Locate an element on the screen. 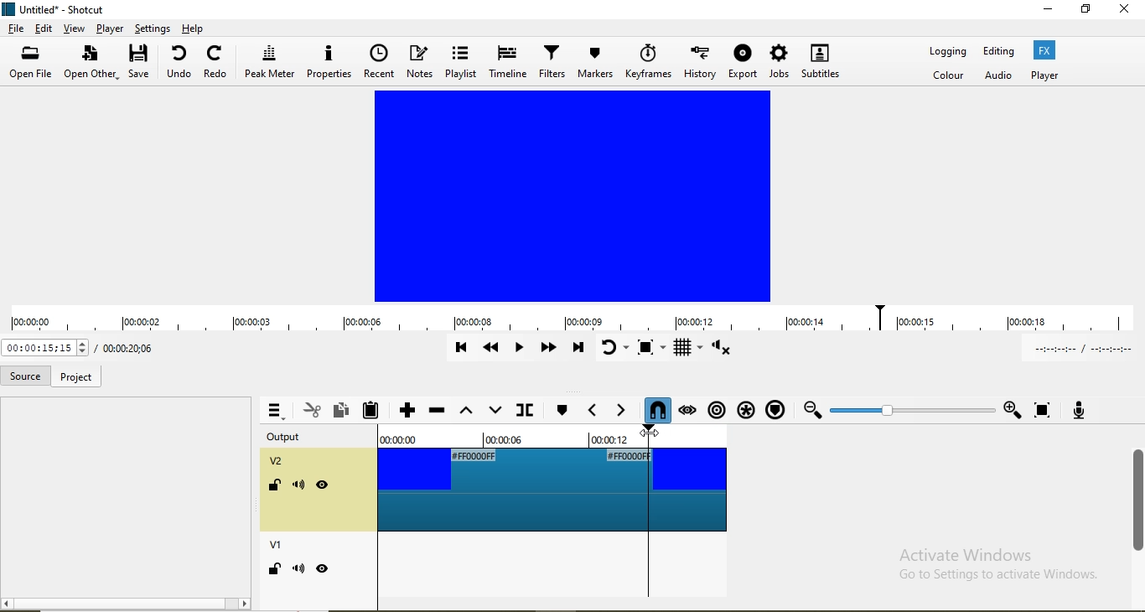 The image size is (1145, 612). Zoom timeline to fit is located at coordinates (1044, 410).